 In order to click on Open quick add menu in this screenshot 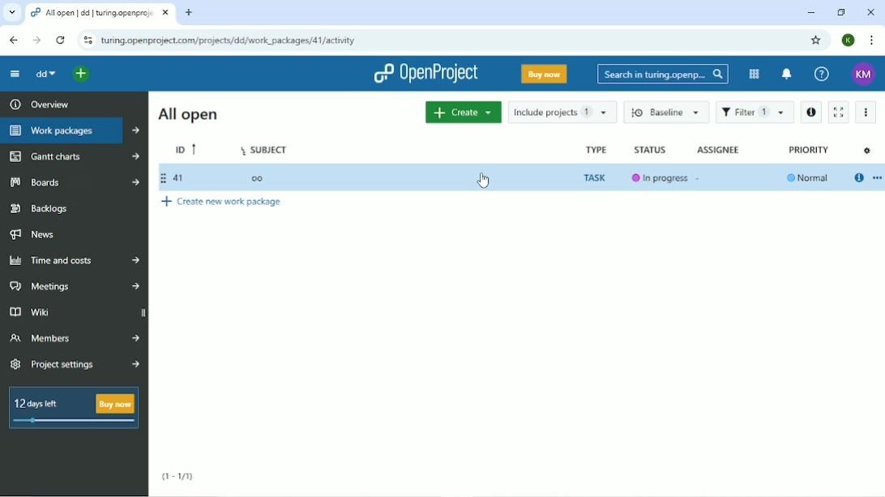, I will do `click(83, 74)`.